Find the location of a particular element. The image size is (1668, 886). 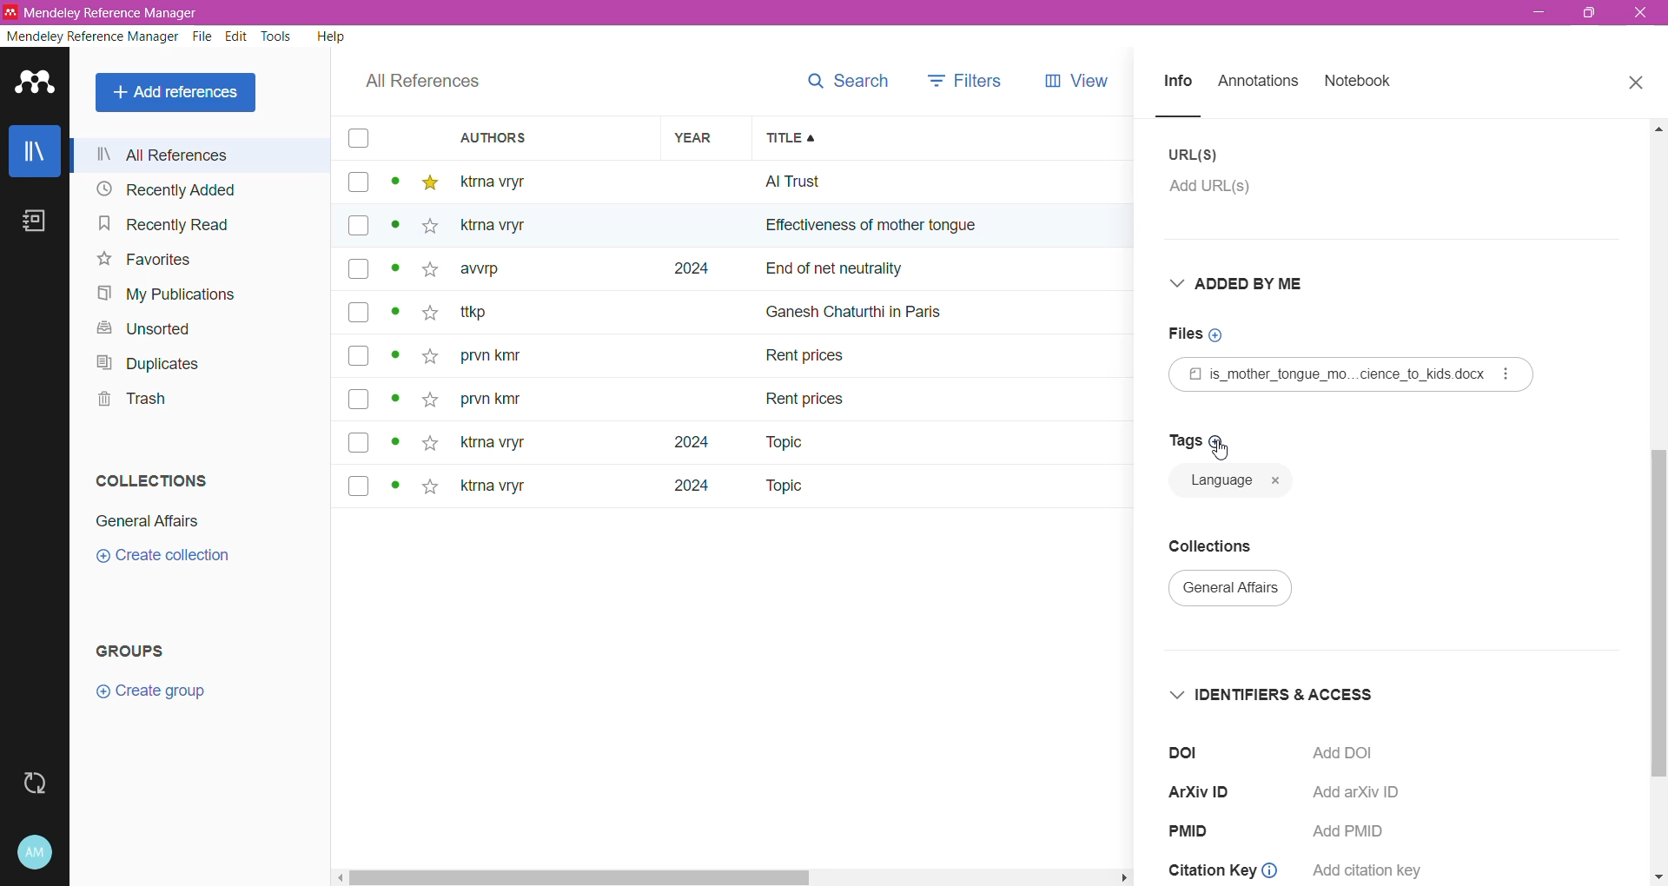

~ ttkp is located at coordinates (502, 313).